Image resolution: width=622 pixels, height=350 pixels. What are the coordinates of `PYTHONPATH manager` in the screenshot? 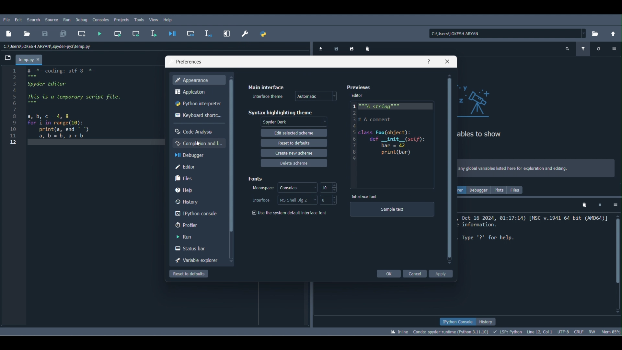 It's located at (266, 34).